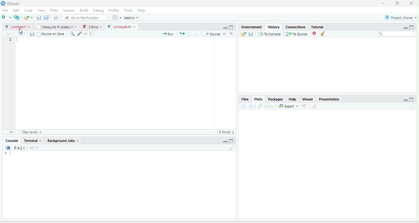  Describe the element at coordinates (252, 27) in the screenshot. I see `Environment` at that location.